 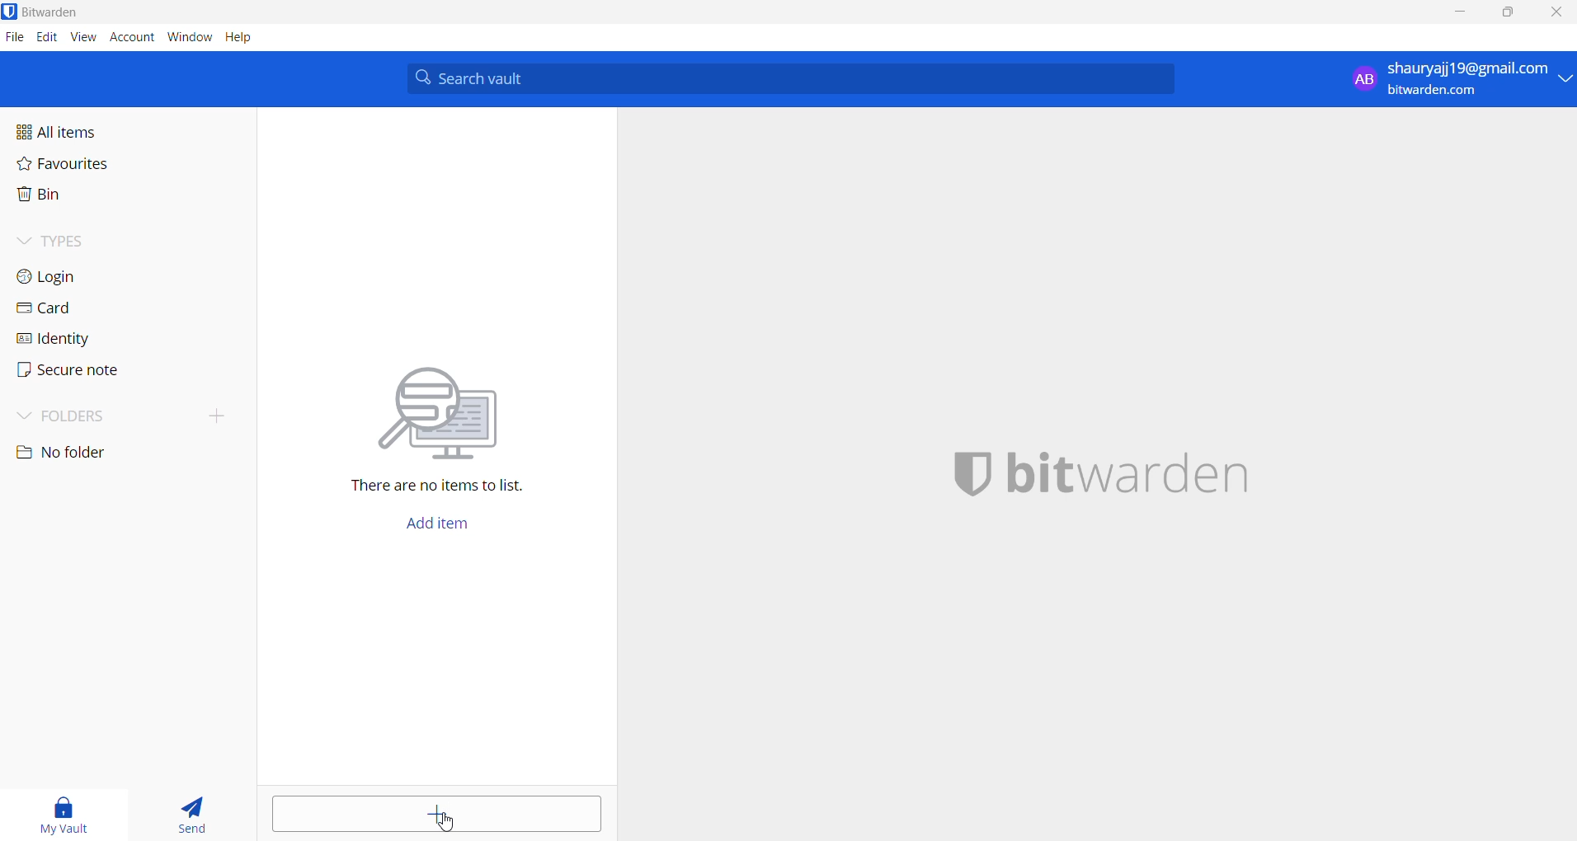 I want to click on file, so click(x=14, y=38).